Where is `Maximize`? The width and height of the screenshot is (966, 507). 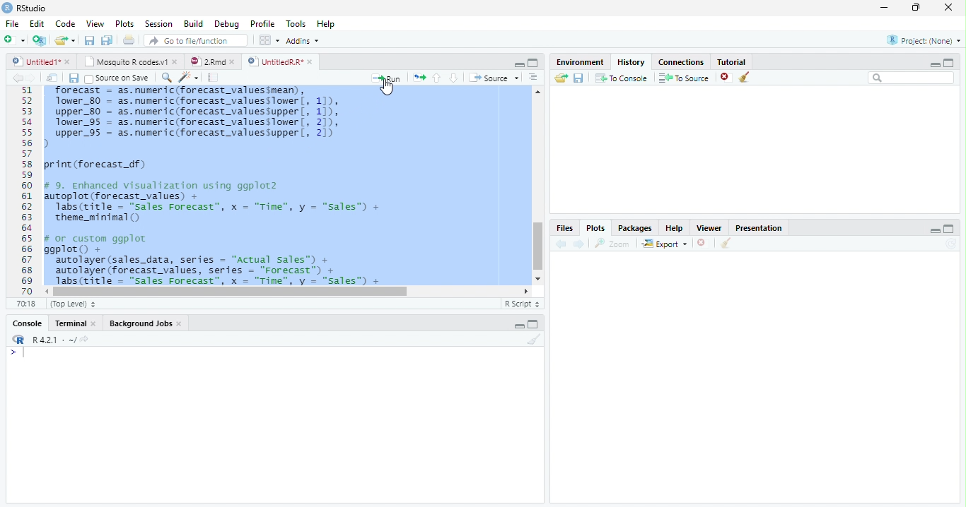 Maximize is located at coordinates (949, 229).